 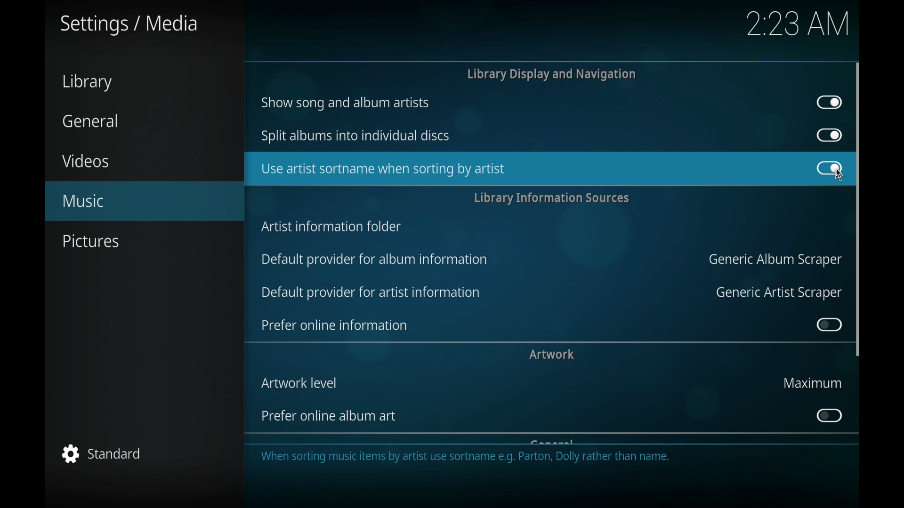 I want to click on toggle button, so click(x=829, y=135).